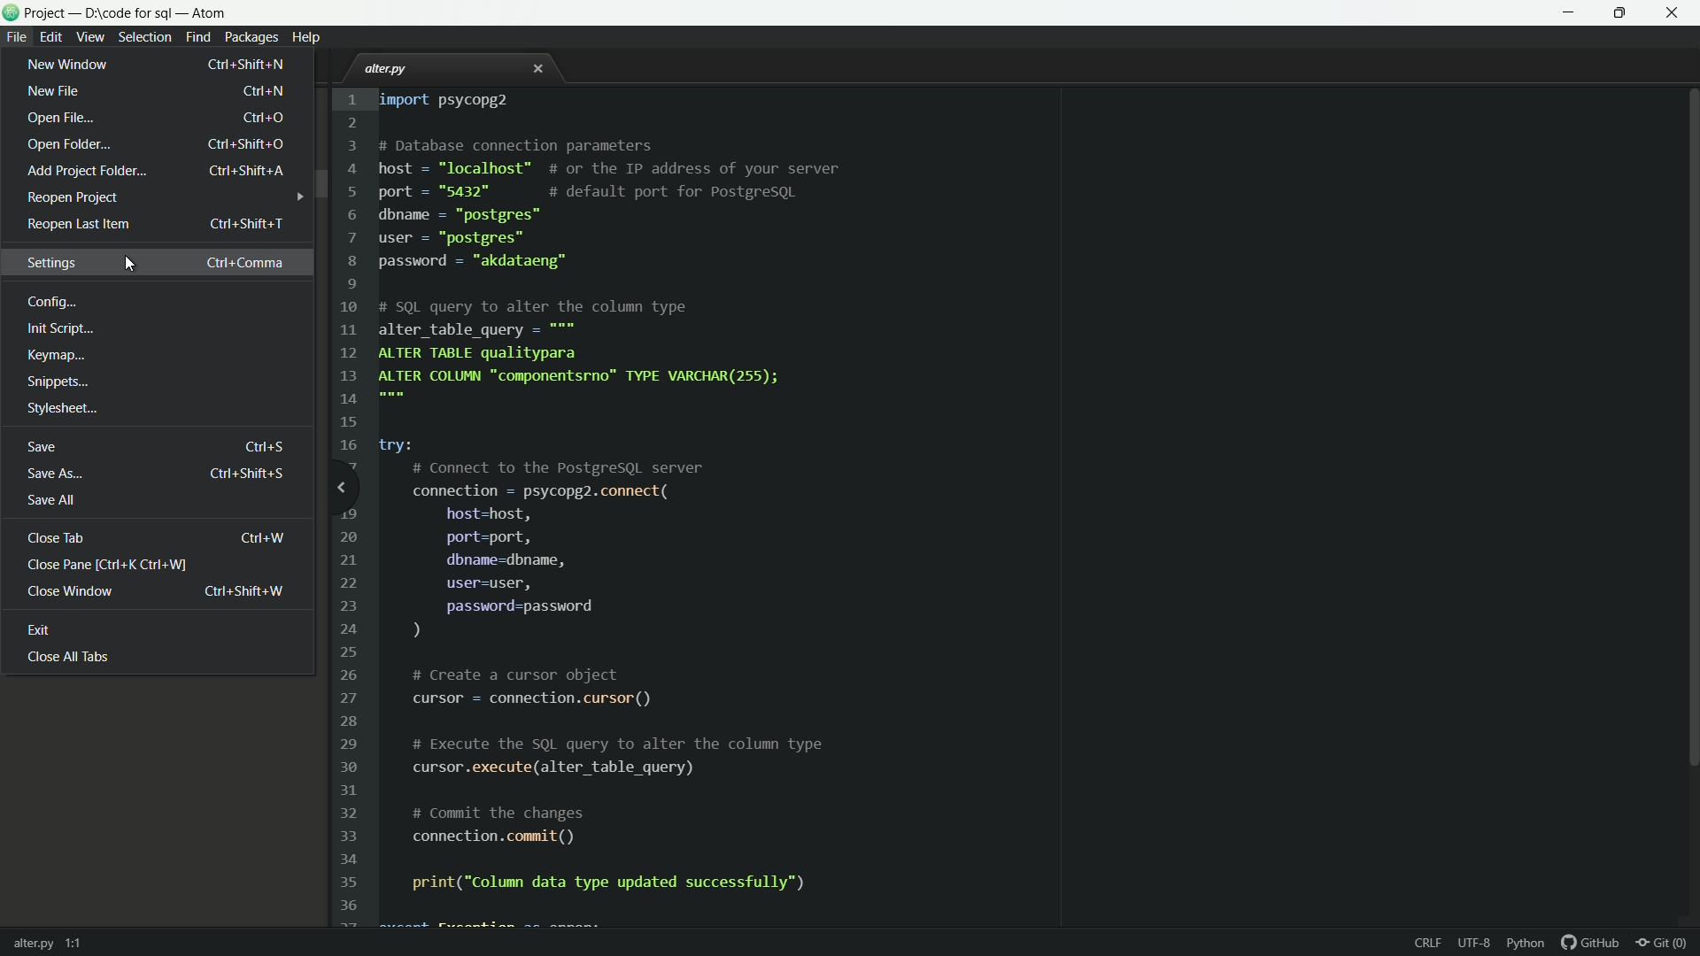 This screenshot has width=1700, height=956. I want to click on close window, so click(155, 593).